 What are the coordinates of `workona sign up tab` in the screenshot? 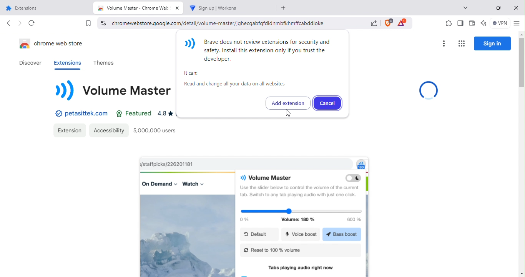 It's located at (229, 8).